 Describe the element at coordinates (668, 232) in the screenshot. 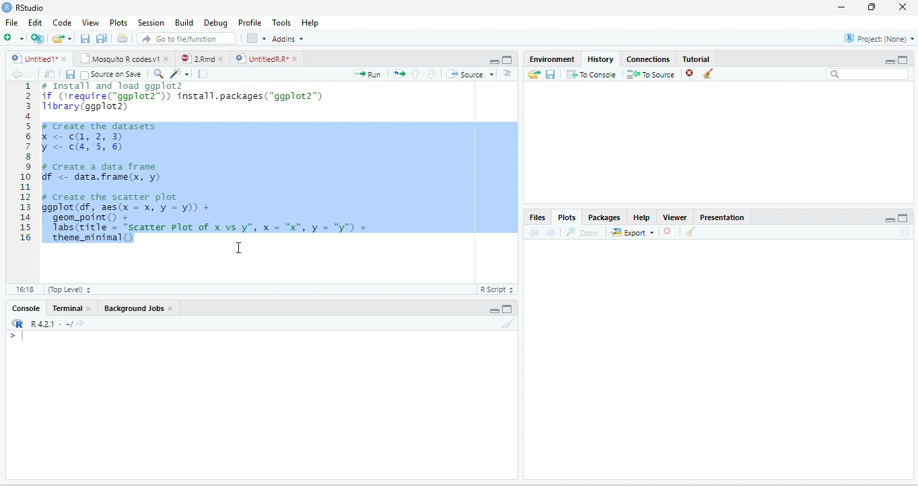

I see `Remove current plot` at that location.